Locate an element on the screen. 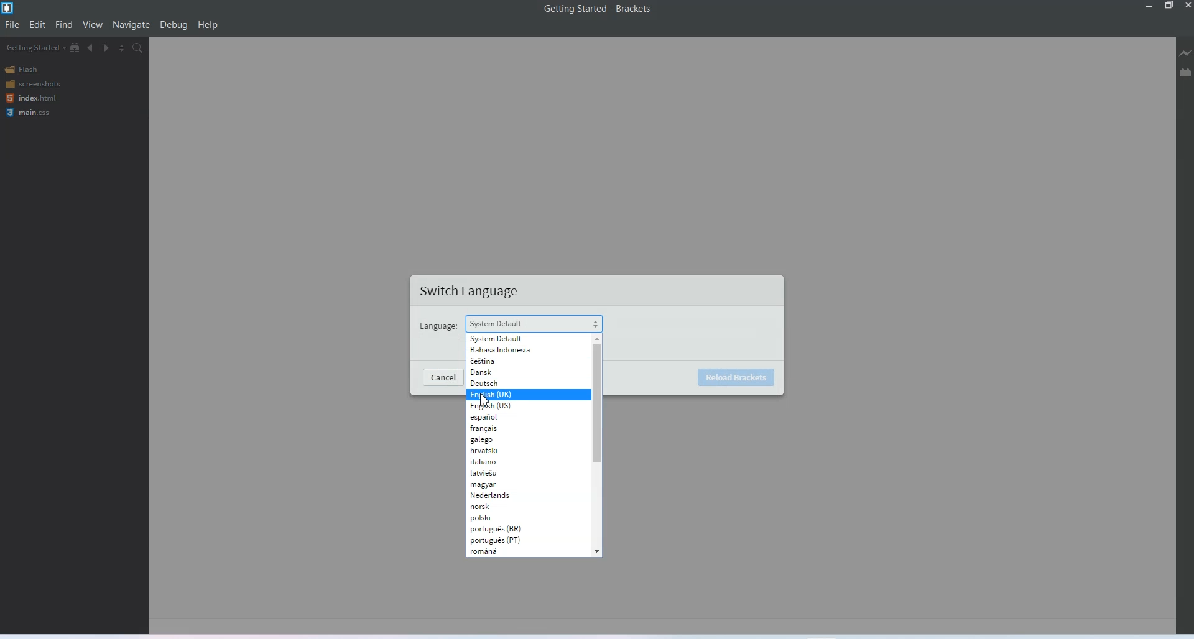 The image size is (1194, 639). cestina is located at coordinates (519, 360).